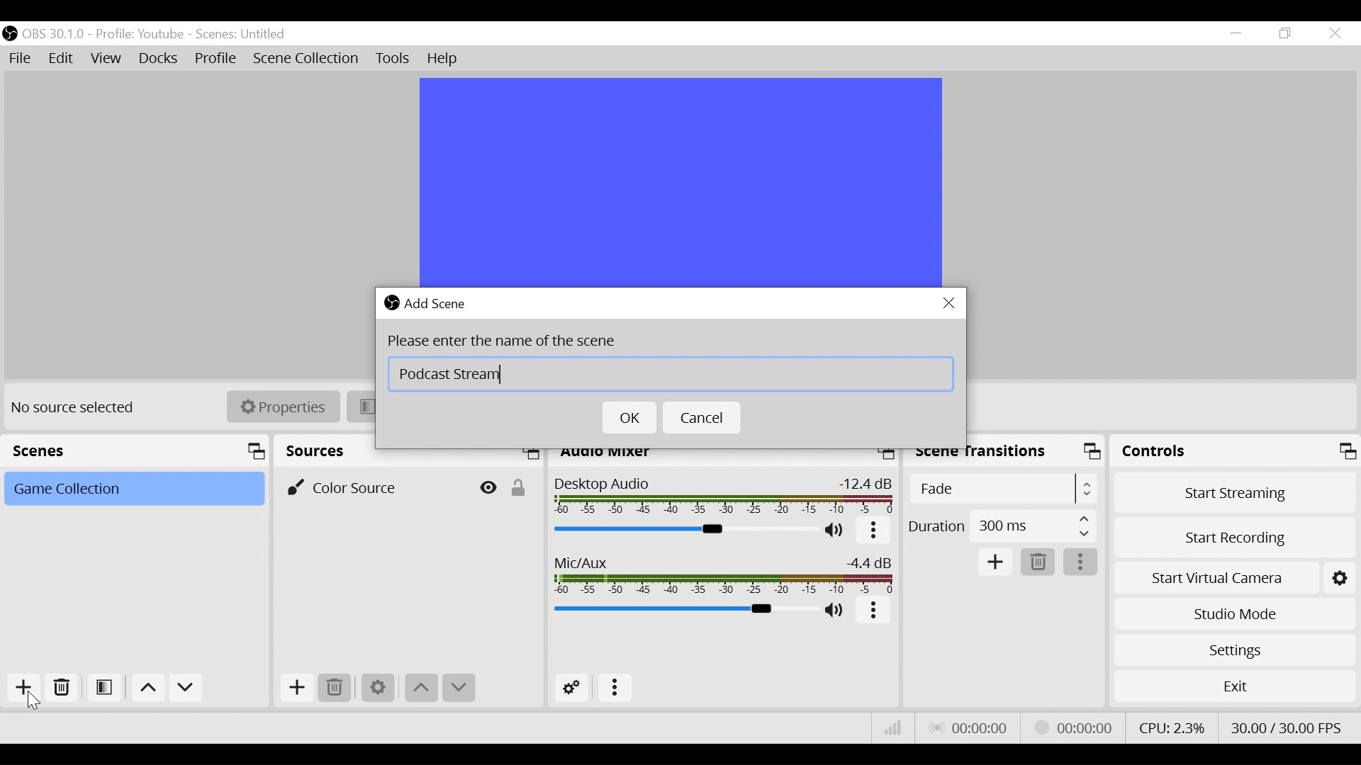  What do you see at coordinates (282, 406) in the screenshot?
I see `Properties` at bounding box center [282, 406].